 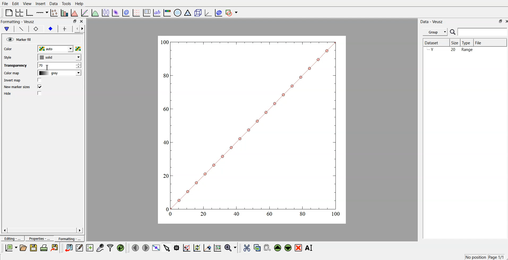 I want to click on Color, so click(x=9, y=49).